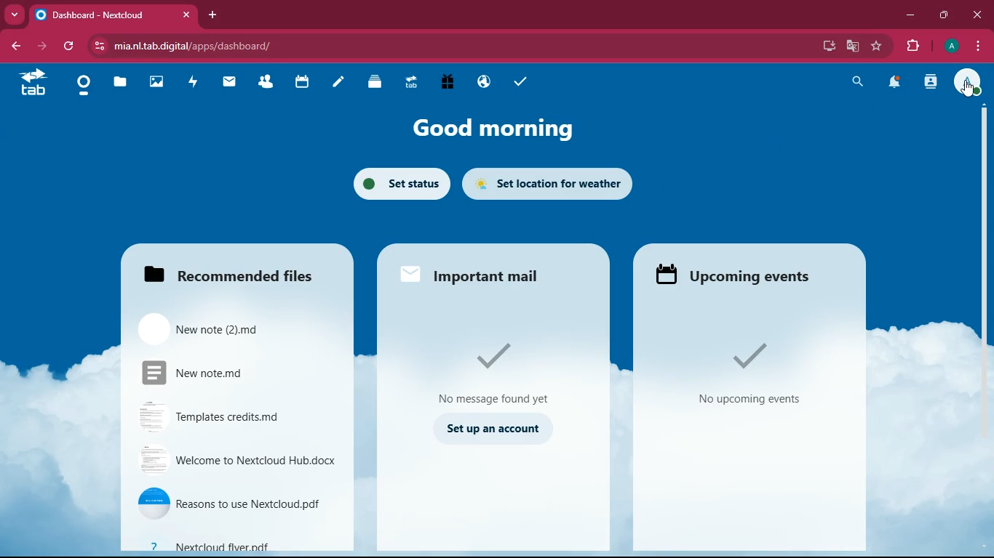 The height and width of the screenshot is (558, 994). Describe the element at coordinates (156, 82) in the screenshot. I see `images` at that location.